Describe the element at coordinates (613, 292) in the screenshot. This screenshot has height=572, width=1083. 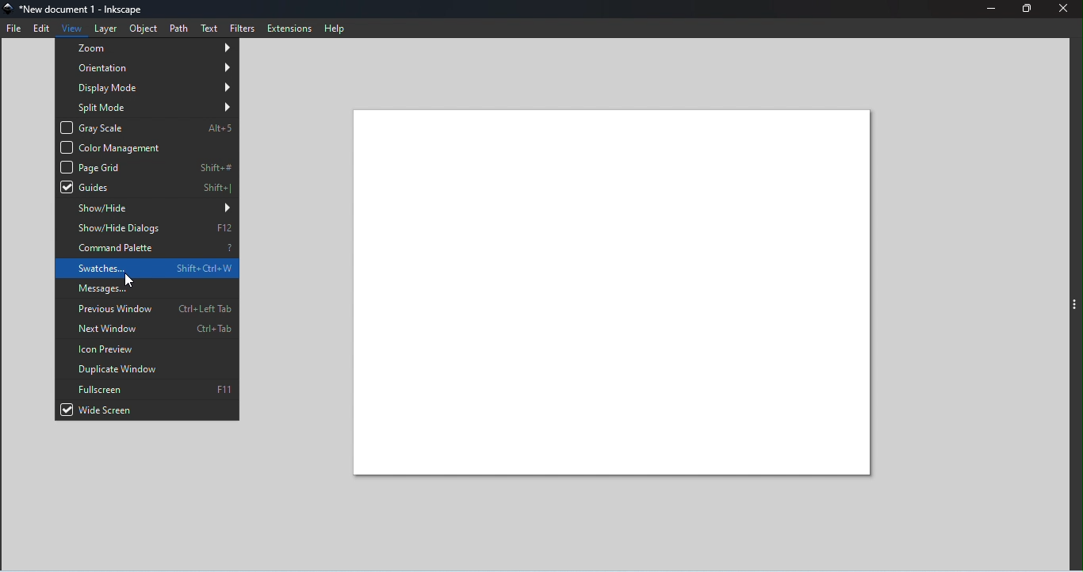
I see `Canvas` at that location.